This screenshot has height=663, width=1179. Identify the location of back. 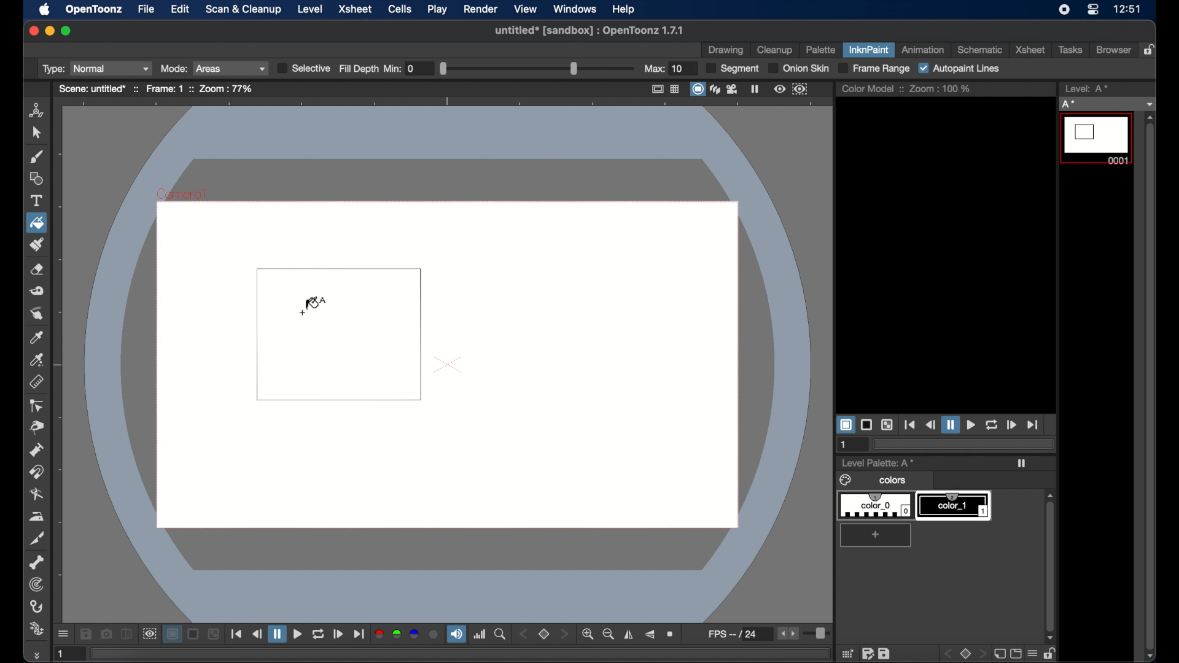
(950, 654).